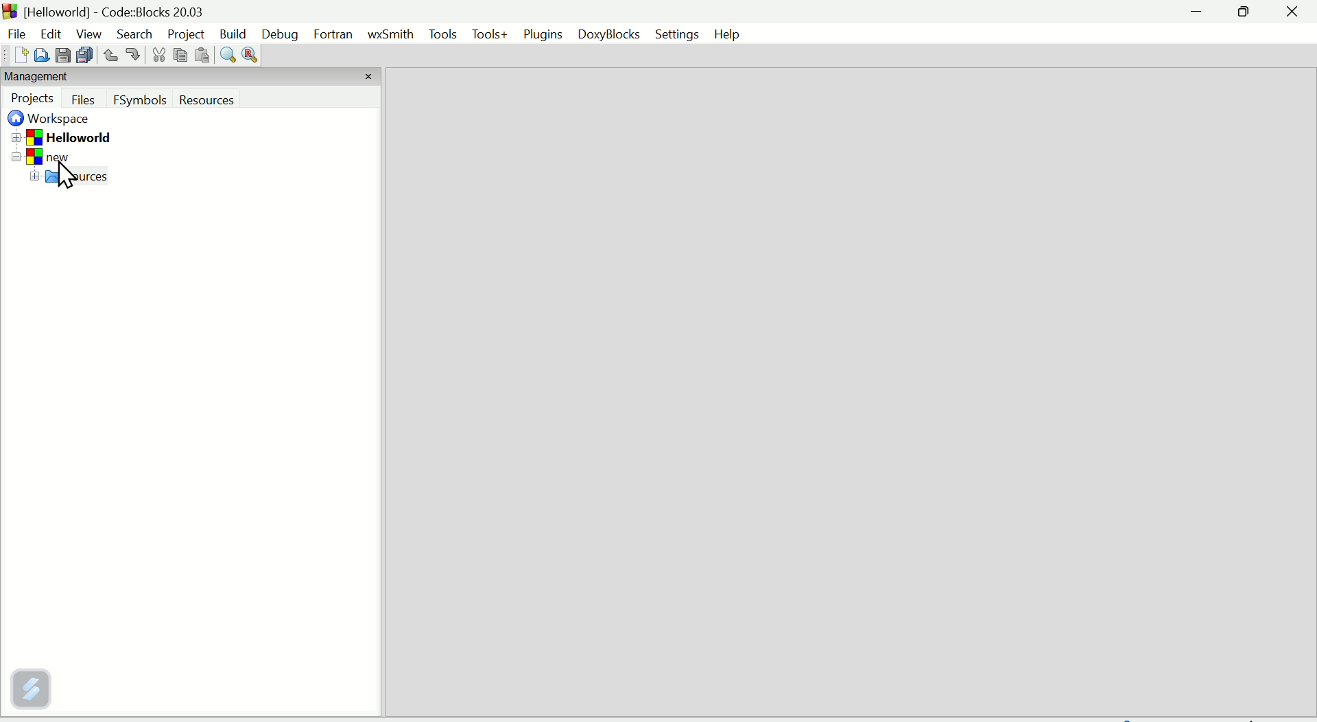  What do you see at coordinates (728, 32) in the screenshot?
I see `Help` at bounding box center [728, 32].